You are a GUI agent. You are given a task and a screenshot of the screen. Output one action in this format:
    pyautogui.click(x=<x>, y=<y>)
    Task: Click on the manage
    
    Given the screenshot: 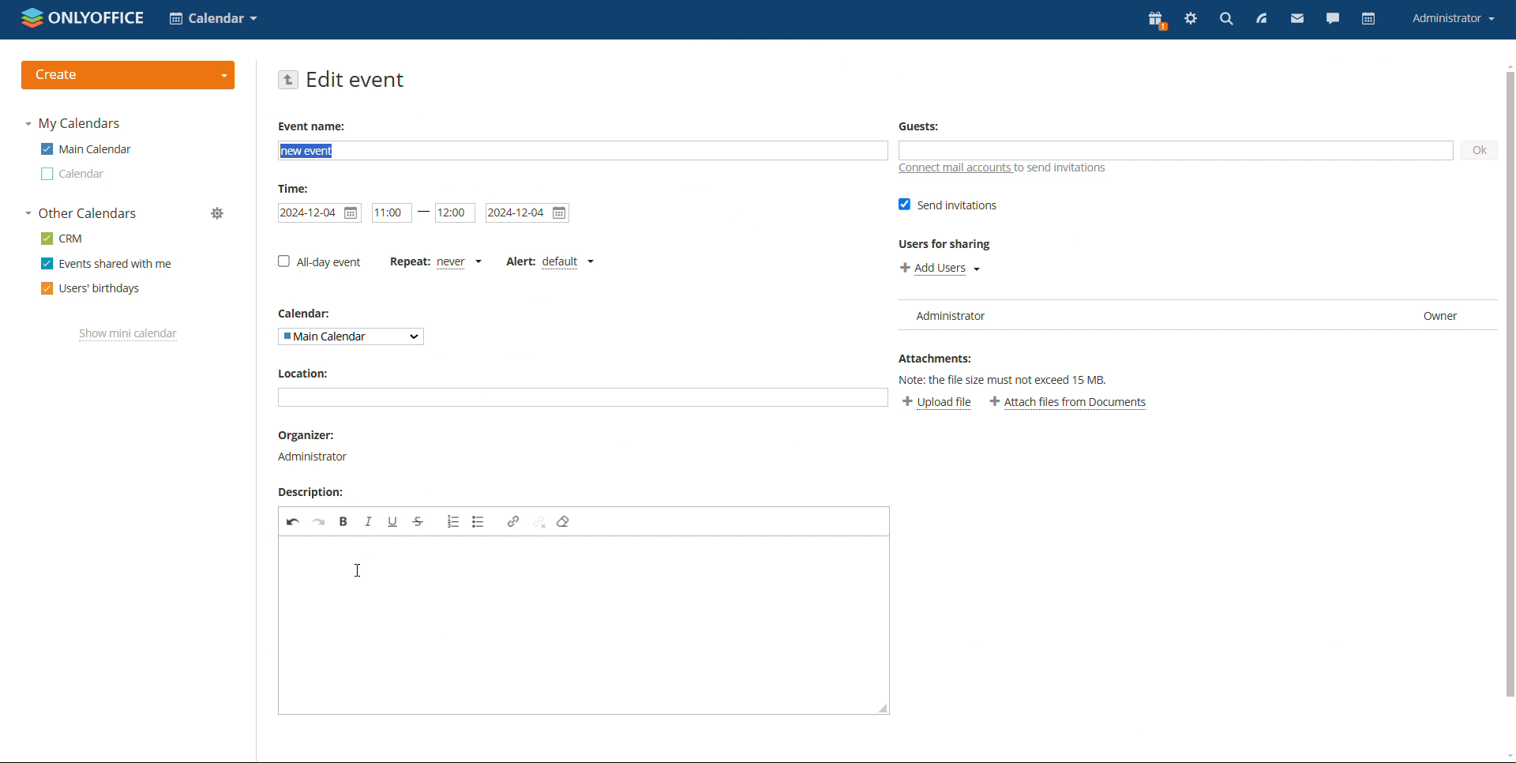 What is the action you would take?
    pyautogui.click(x=219, y=214)
    